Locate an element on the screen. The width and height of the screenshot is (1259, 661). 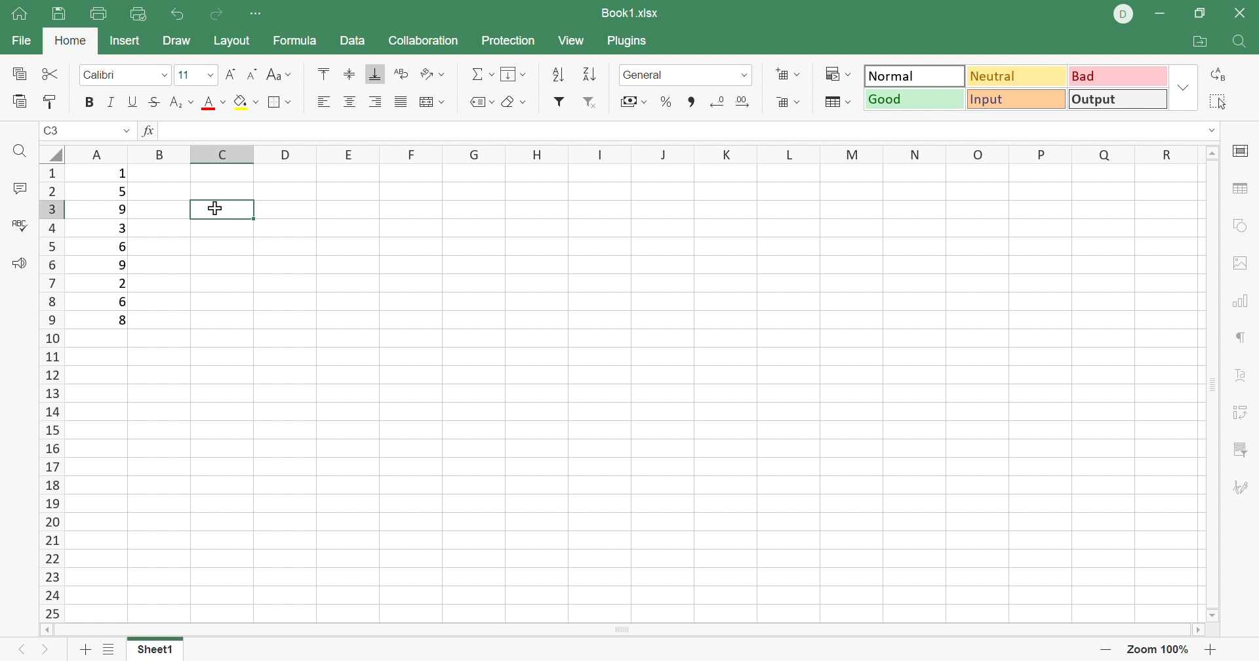
Zoom in is located at coordinates (1210, 649).